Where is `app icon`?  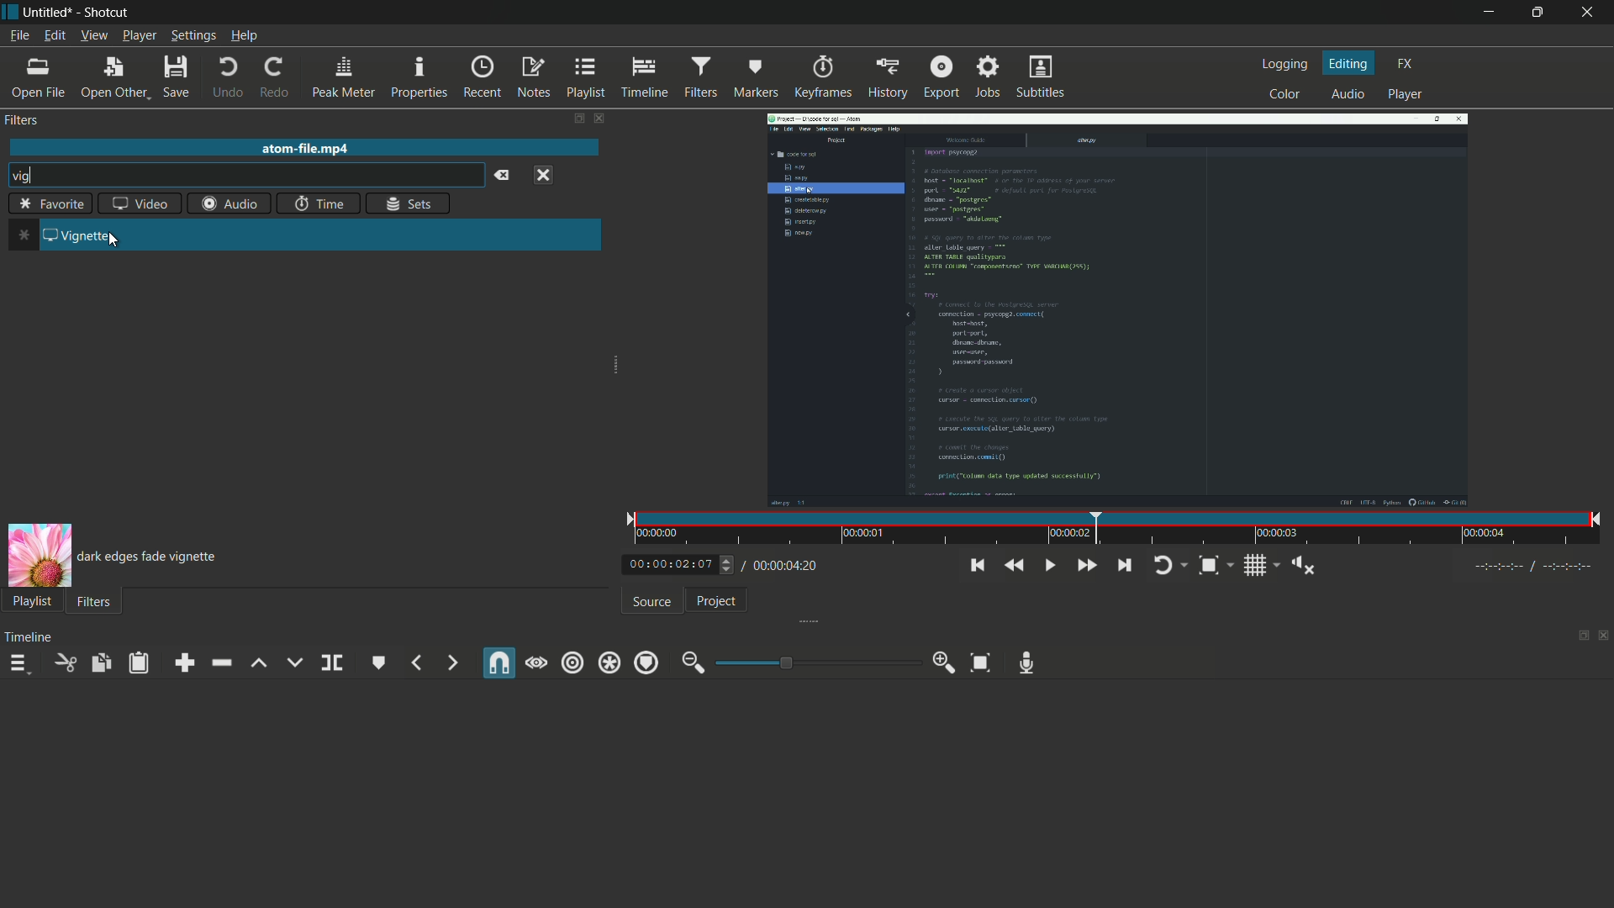 app icon is located at coordinates (12, 14).